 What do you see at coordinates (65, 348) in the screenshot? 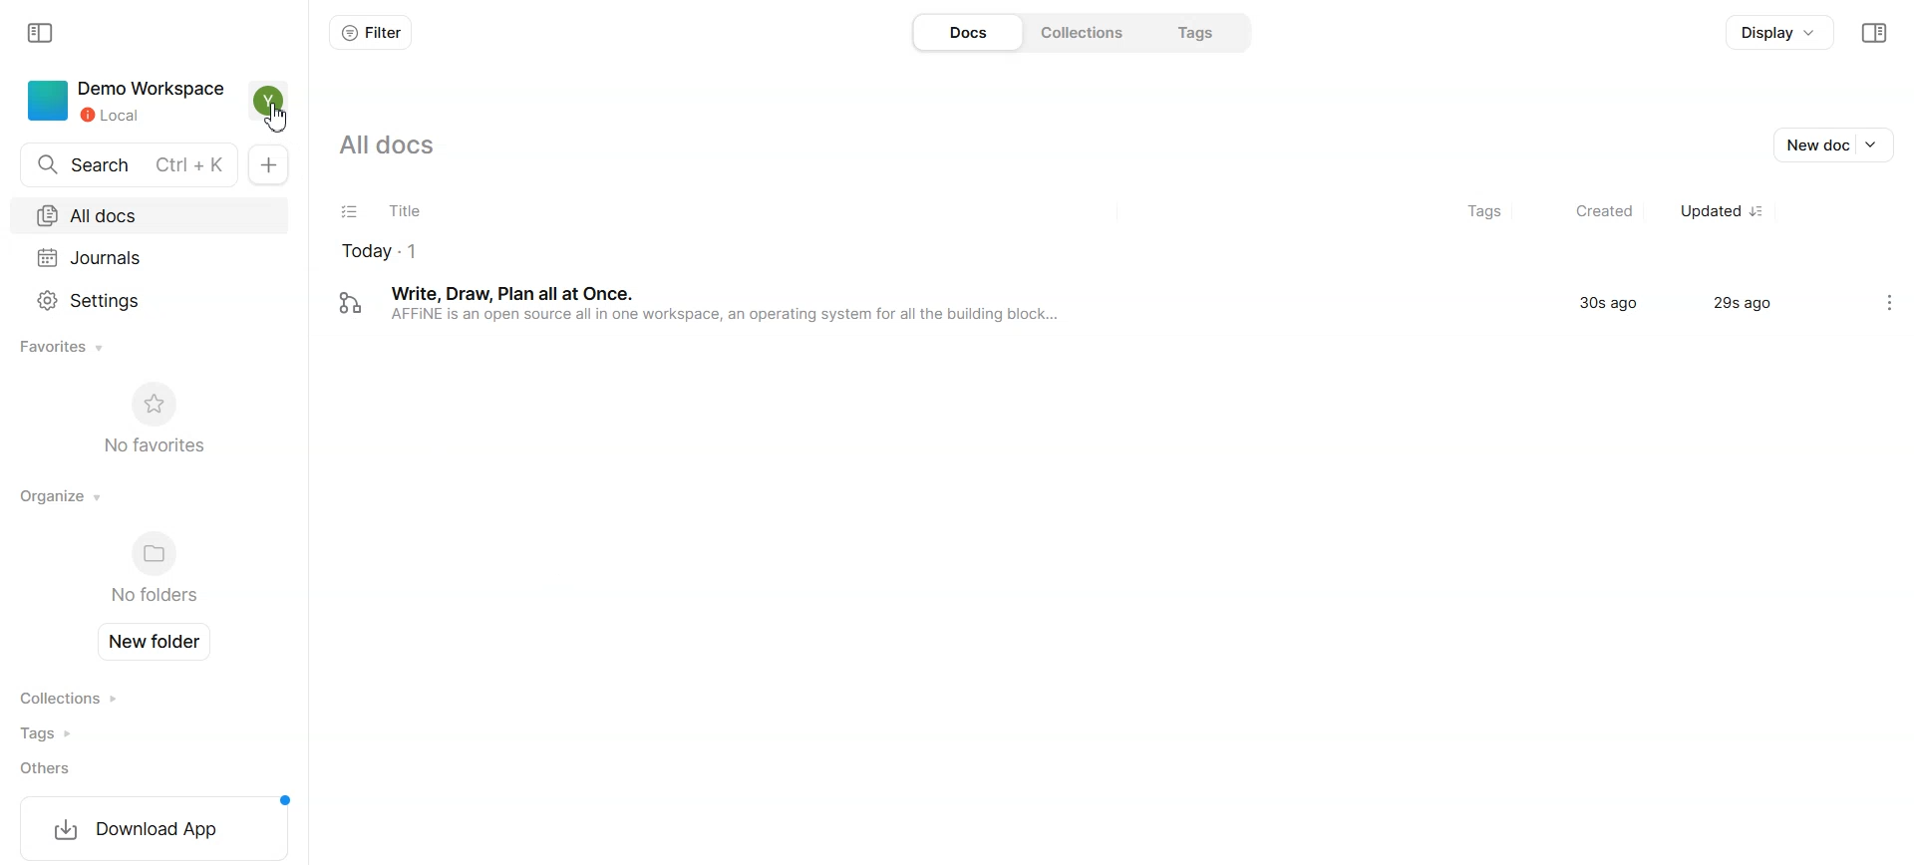
I see `Favorites` at bounding box center [65, 348].